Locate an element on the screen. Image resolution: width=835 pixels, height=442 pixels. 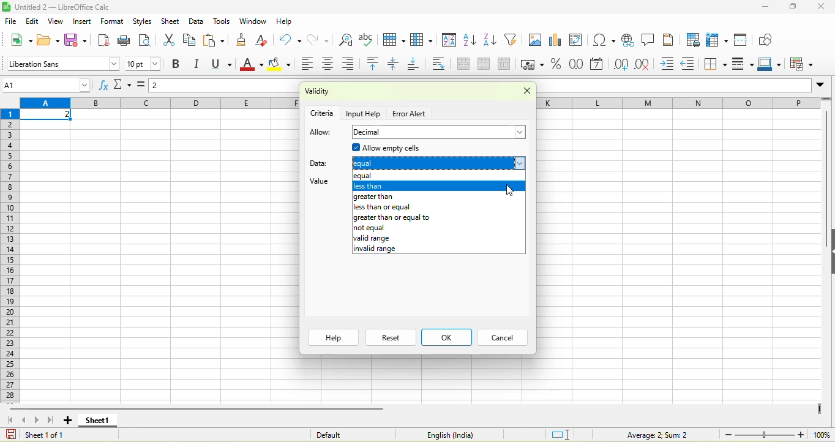
equal is located at coordinates (439, 163).